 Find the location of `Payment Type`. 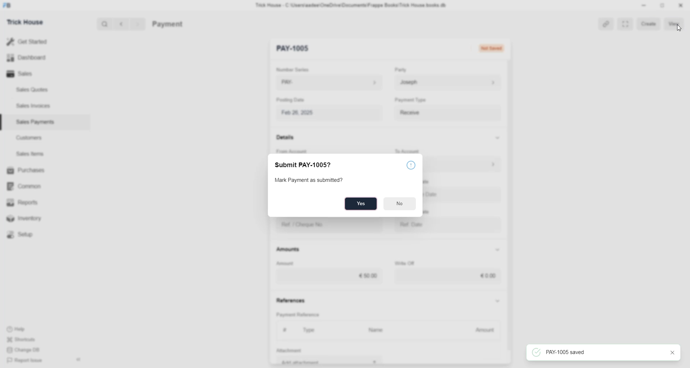

Payment Type is located at coordinates (448, 113).